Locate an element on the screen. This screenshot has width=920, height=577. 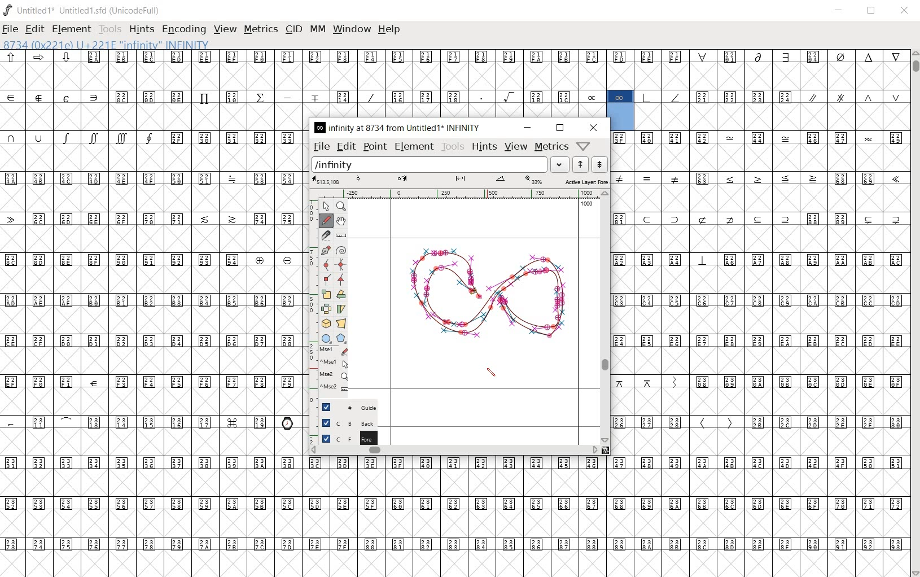
symbol is located at coordinates (759, 137).